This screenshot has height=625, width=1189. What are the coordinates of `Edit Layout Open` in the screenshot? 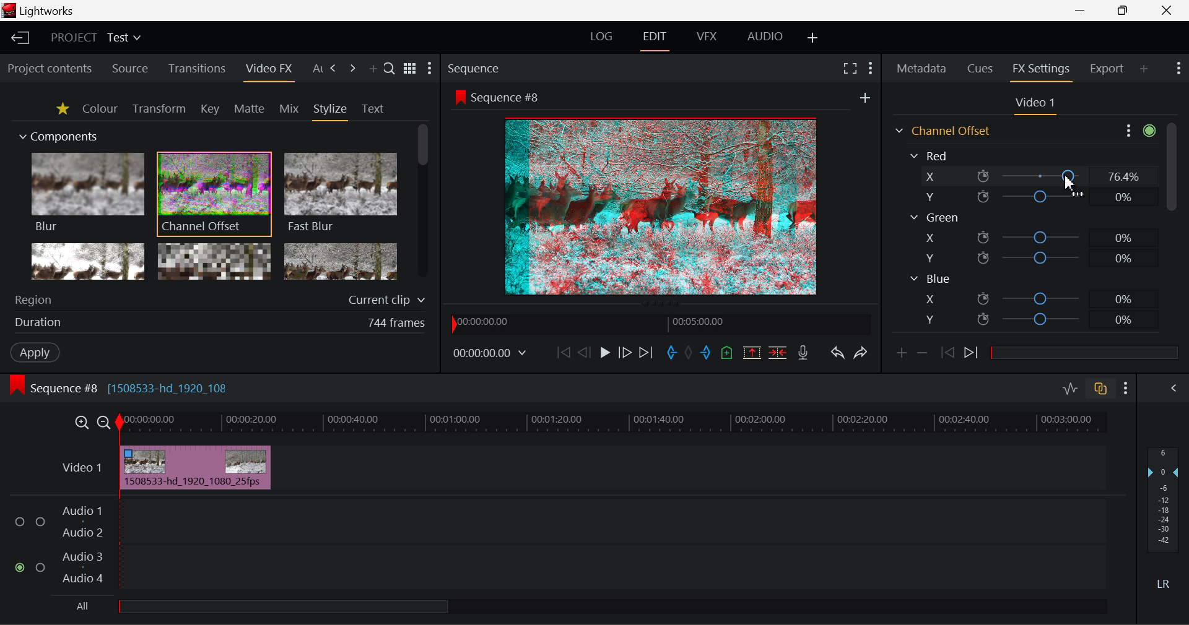 It's located at (655, 41).